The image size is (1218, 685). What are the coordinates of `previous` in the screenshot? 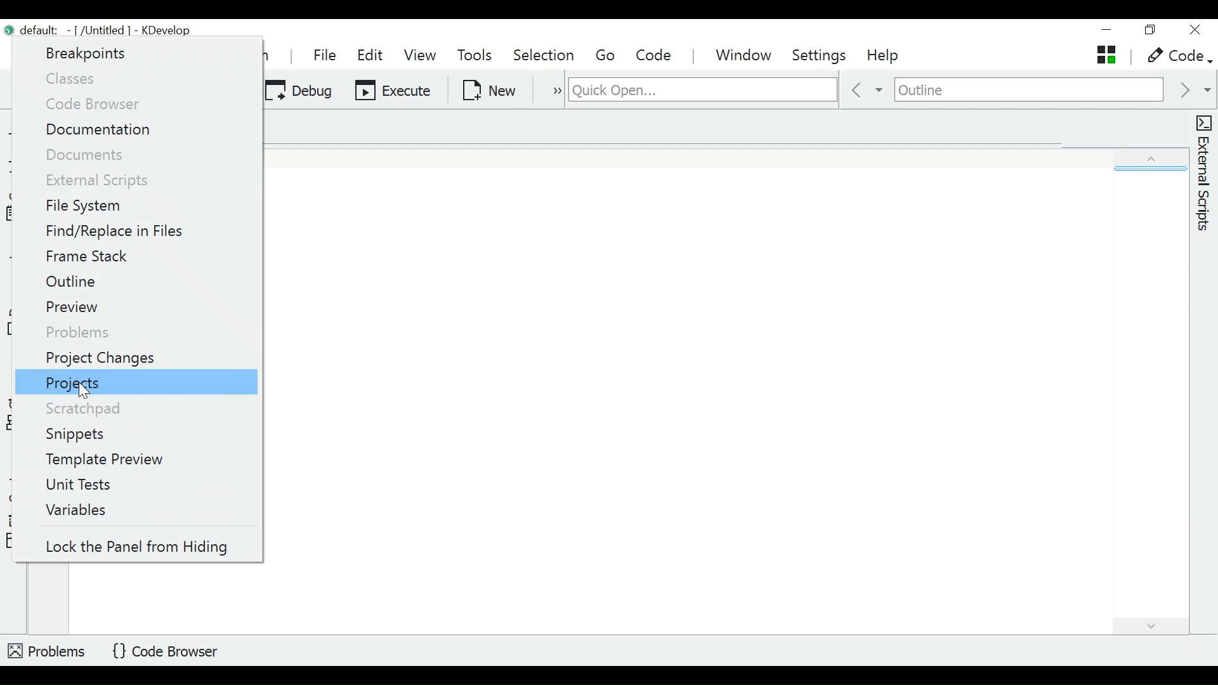 It's located at (865, 89).